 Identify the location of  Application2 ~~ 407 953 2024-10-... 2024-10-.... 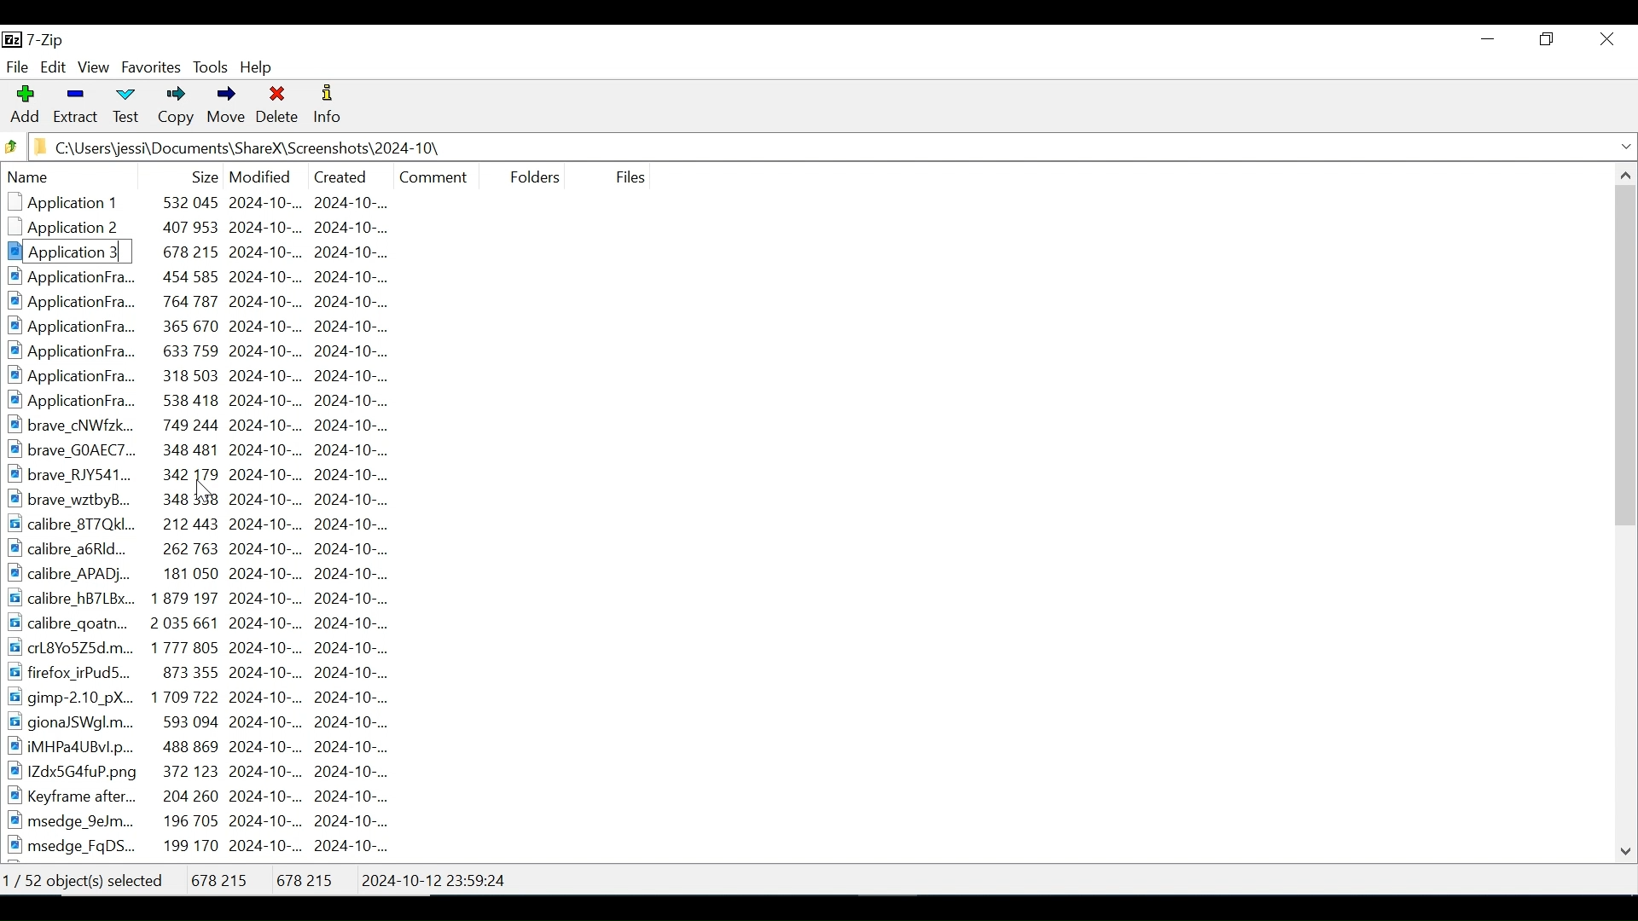
(212, 229).